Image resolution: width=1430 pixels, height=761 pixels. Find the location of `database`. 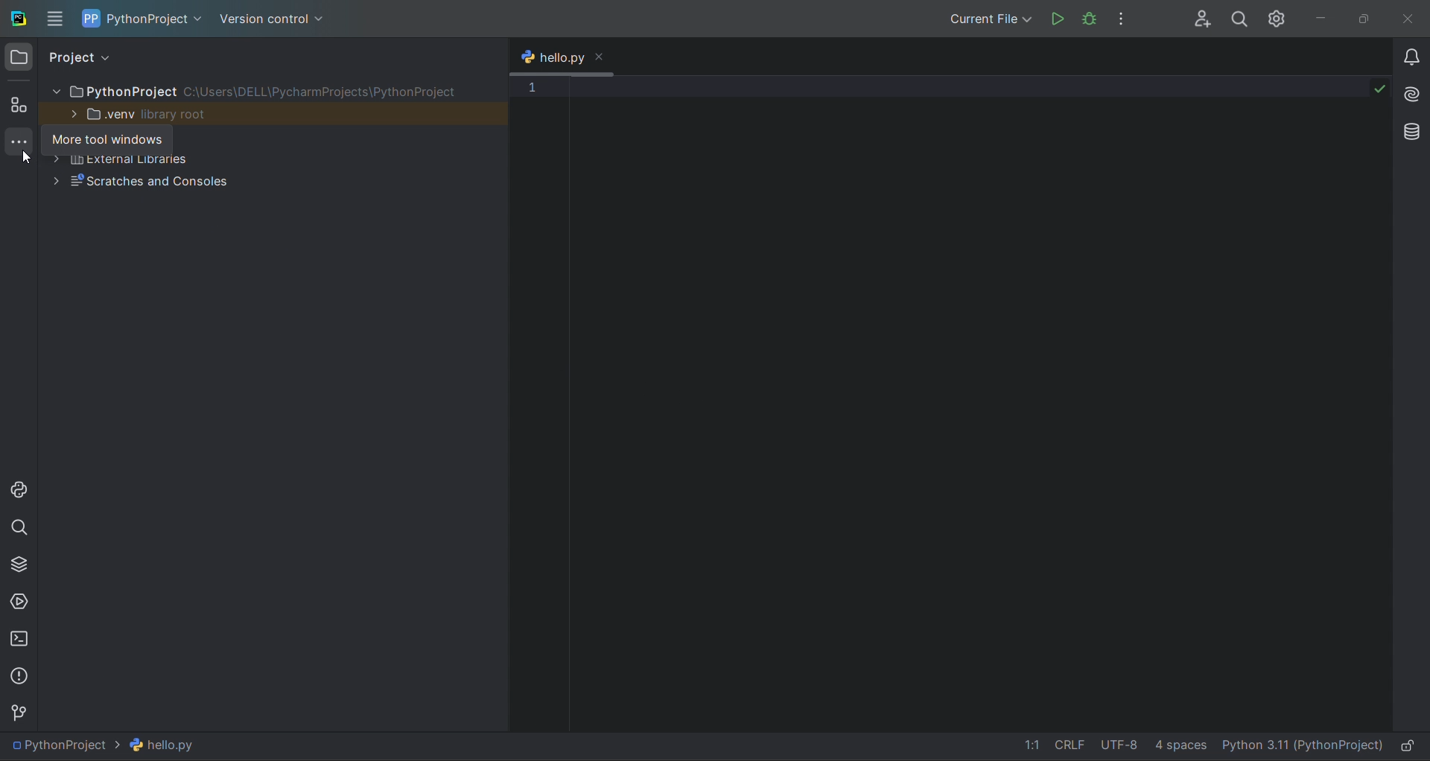

database is located at coordinates (1413, 130).